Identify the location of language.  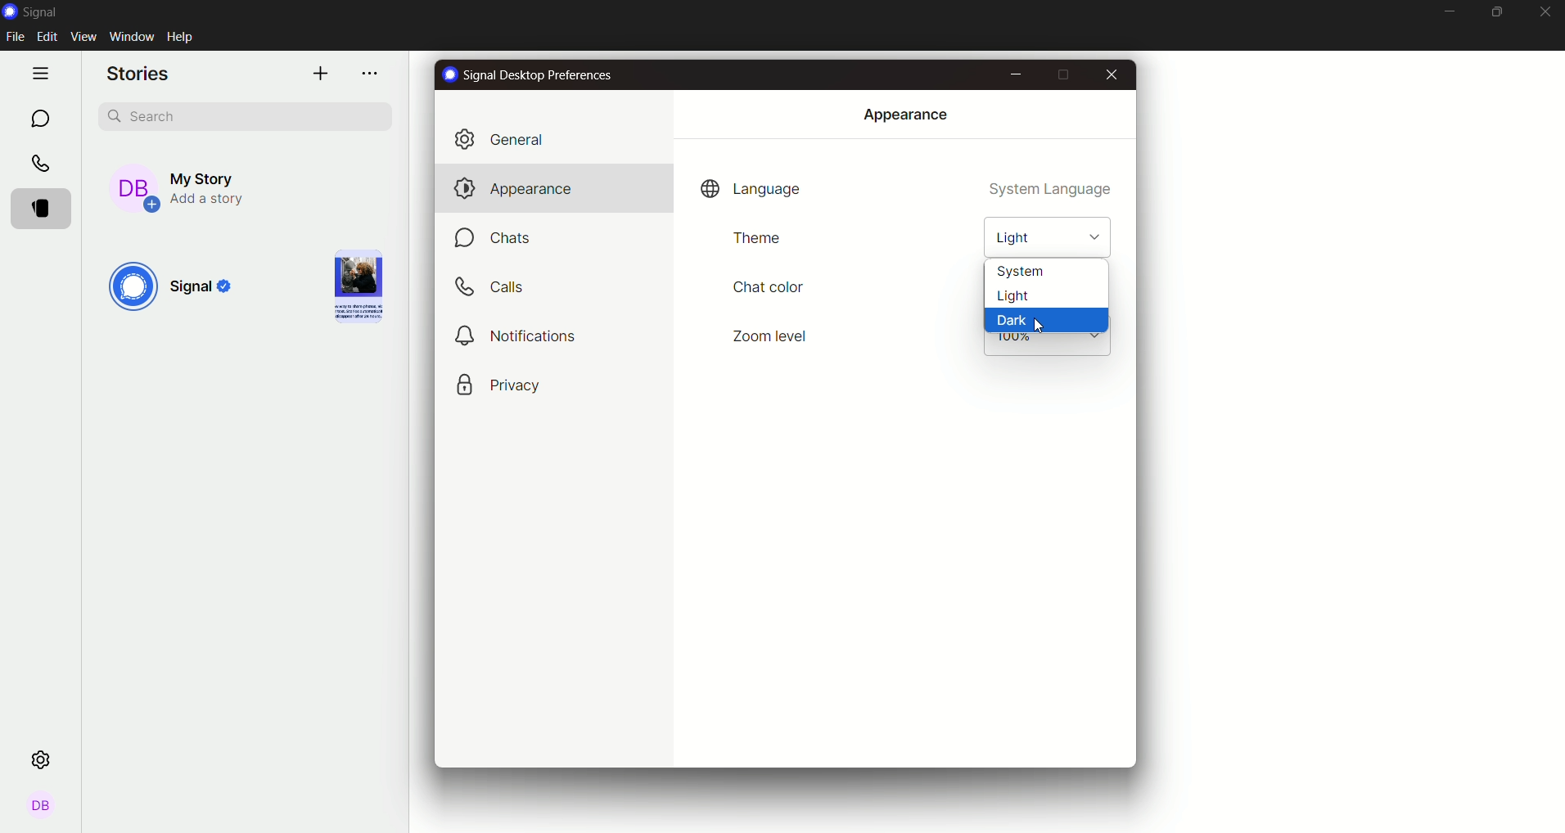
(751, 189).